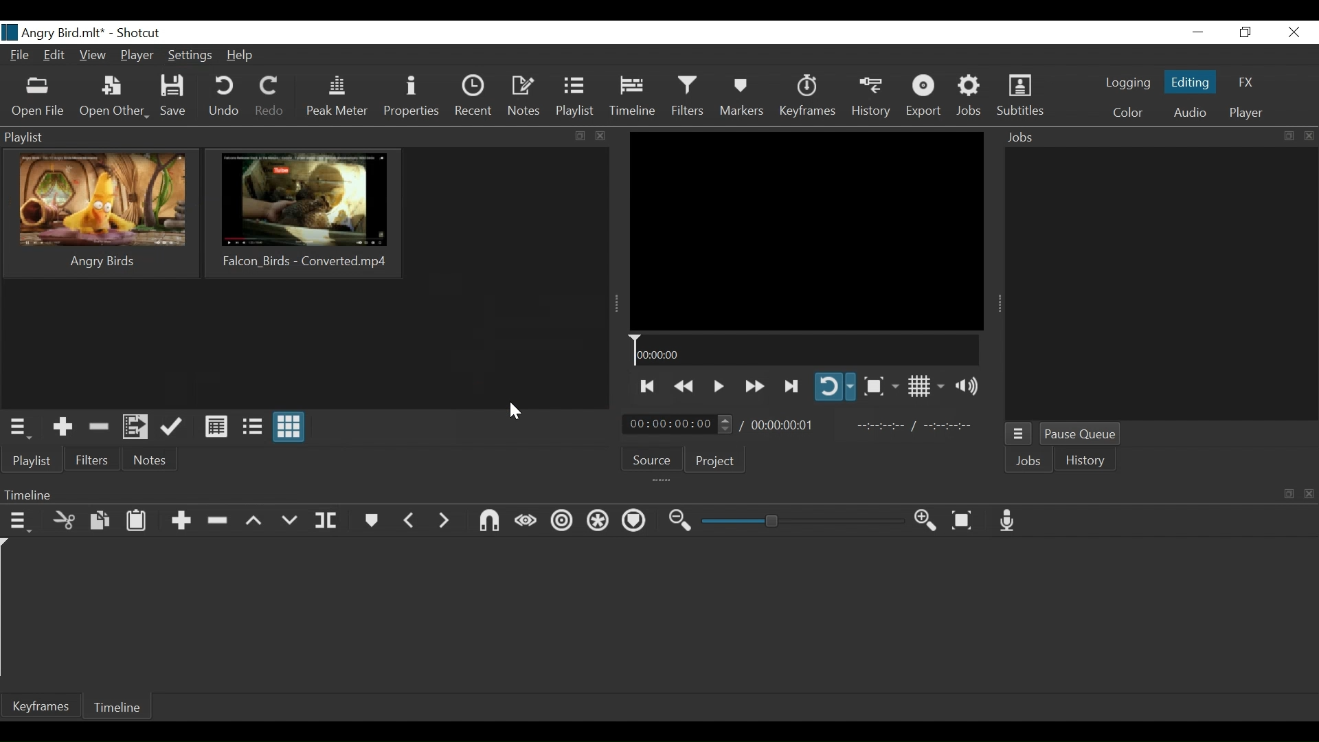  Describe the element at coordinates (1160, 135) in the screenshot. I see `Jobs Panel` at that location.